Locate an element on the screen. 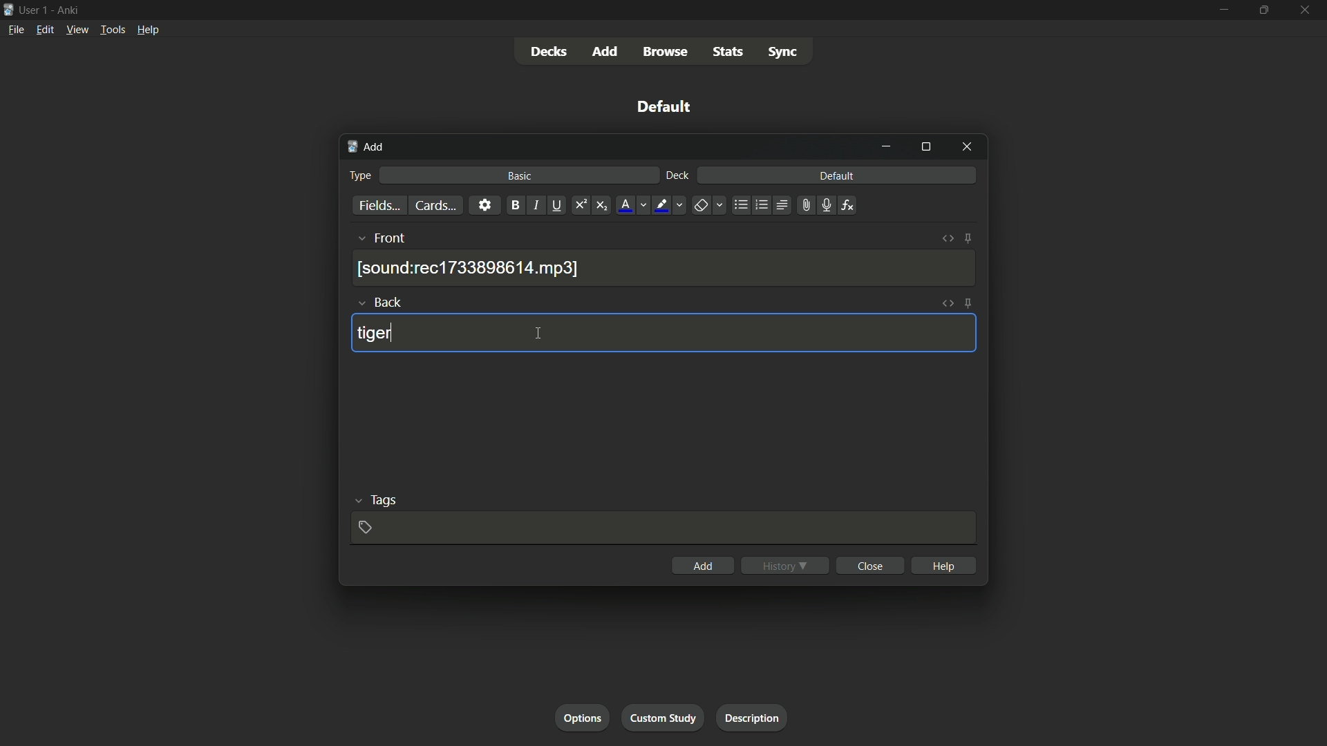 The height and width of the screenshot is (746, 1327). cursor is located at coordinates (538, 334).